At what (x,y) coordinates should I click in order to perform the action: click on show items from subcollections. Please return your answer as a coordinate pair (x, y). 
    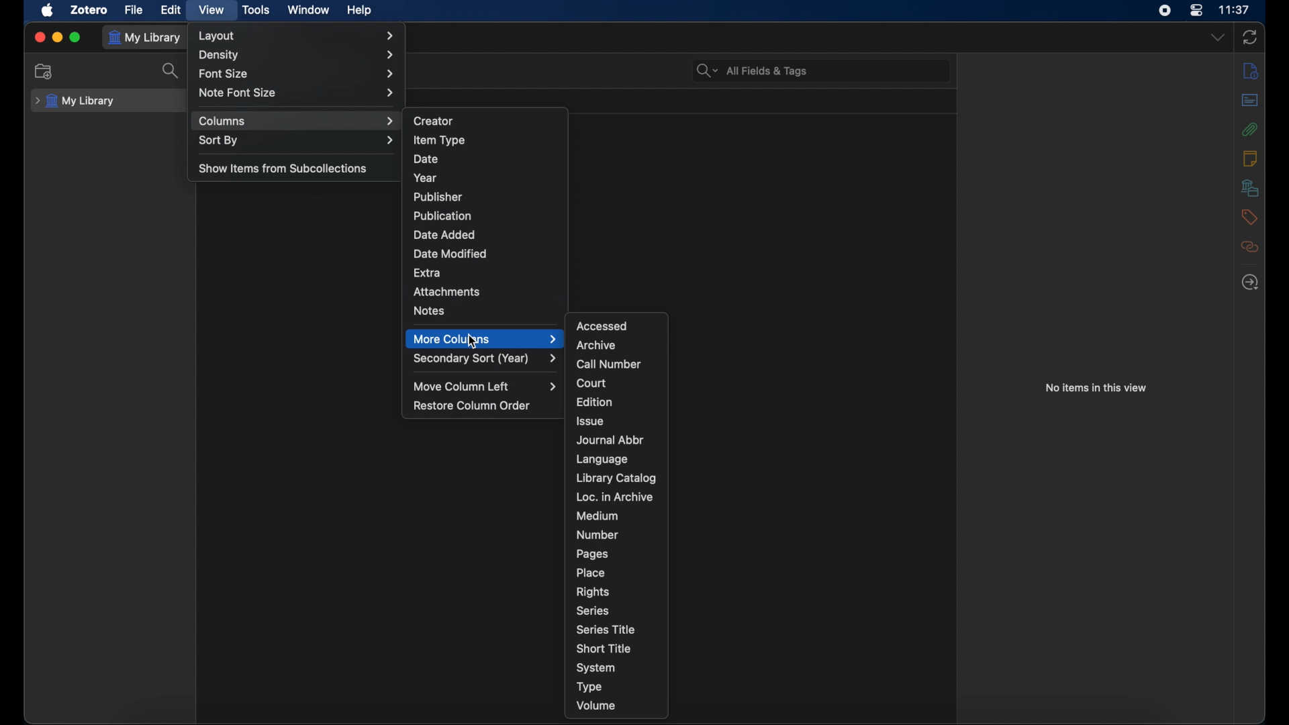
    Looking at the image, I should click on (285, 168).